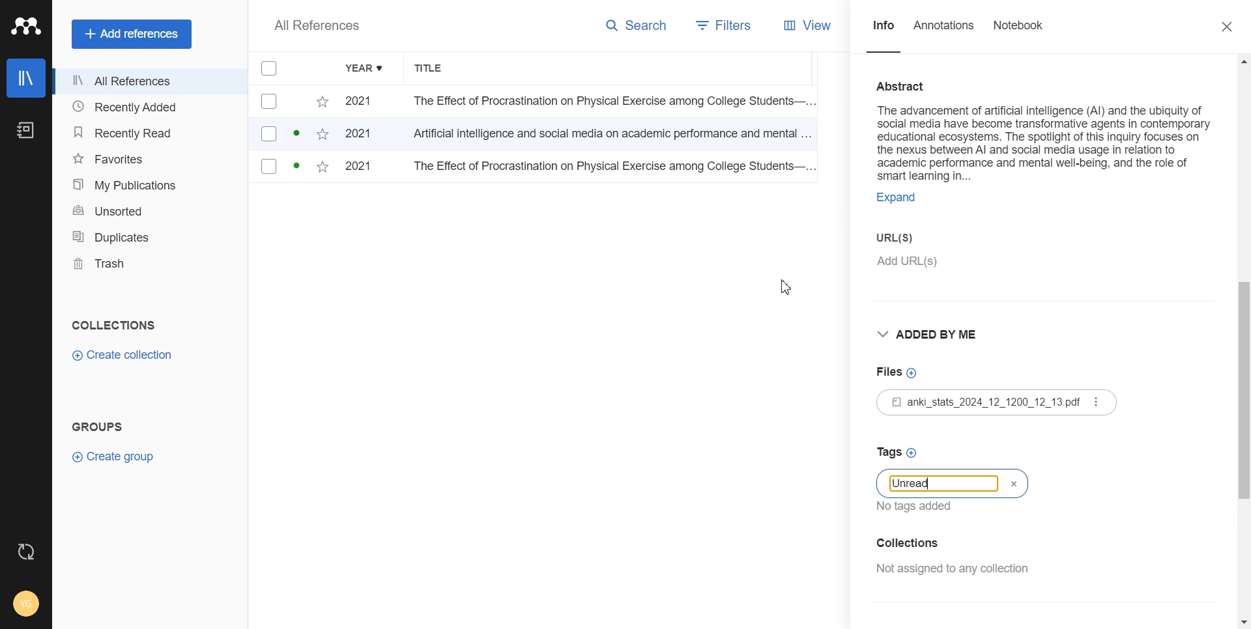  Describe the element at coordinates (147, 132) in the screenshot. I see `Recently Read` at that location.